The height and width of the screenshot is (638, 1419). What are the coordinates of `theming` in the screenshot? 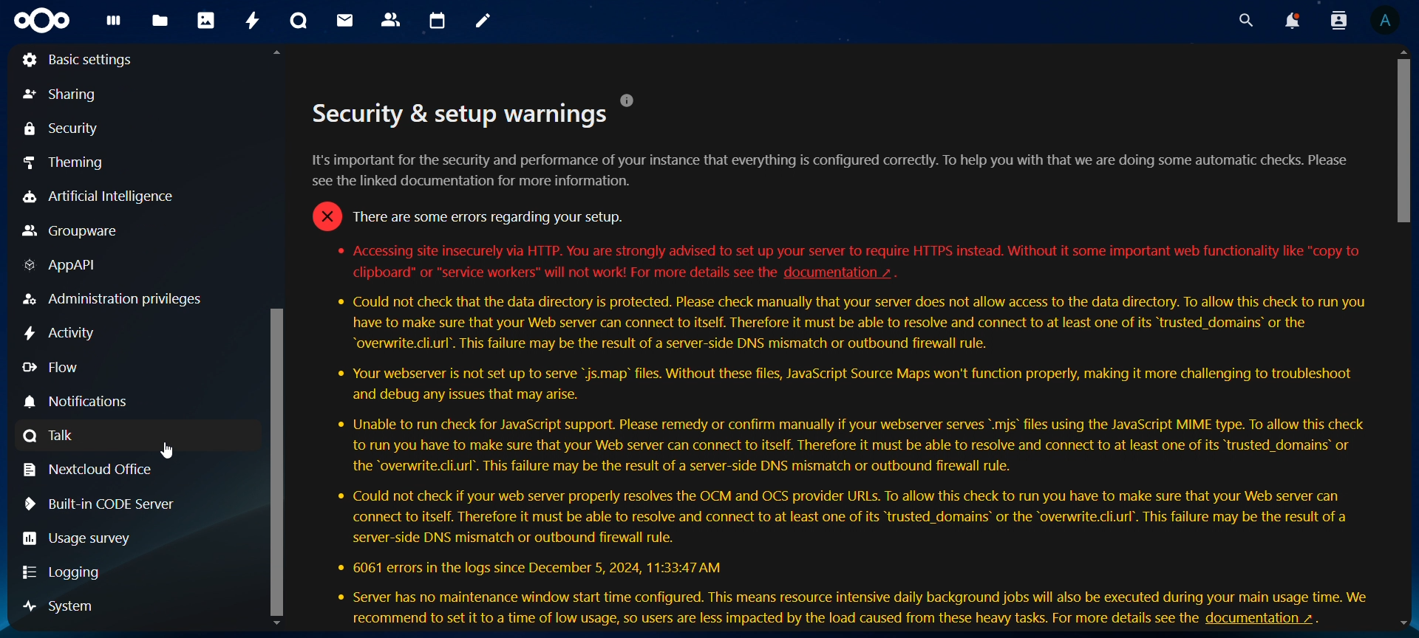 It's located at (65, 164).